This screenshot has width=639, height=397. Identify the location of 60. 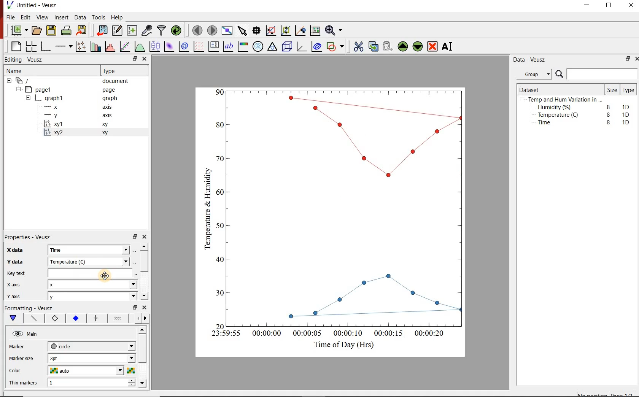
(220, 193).